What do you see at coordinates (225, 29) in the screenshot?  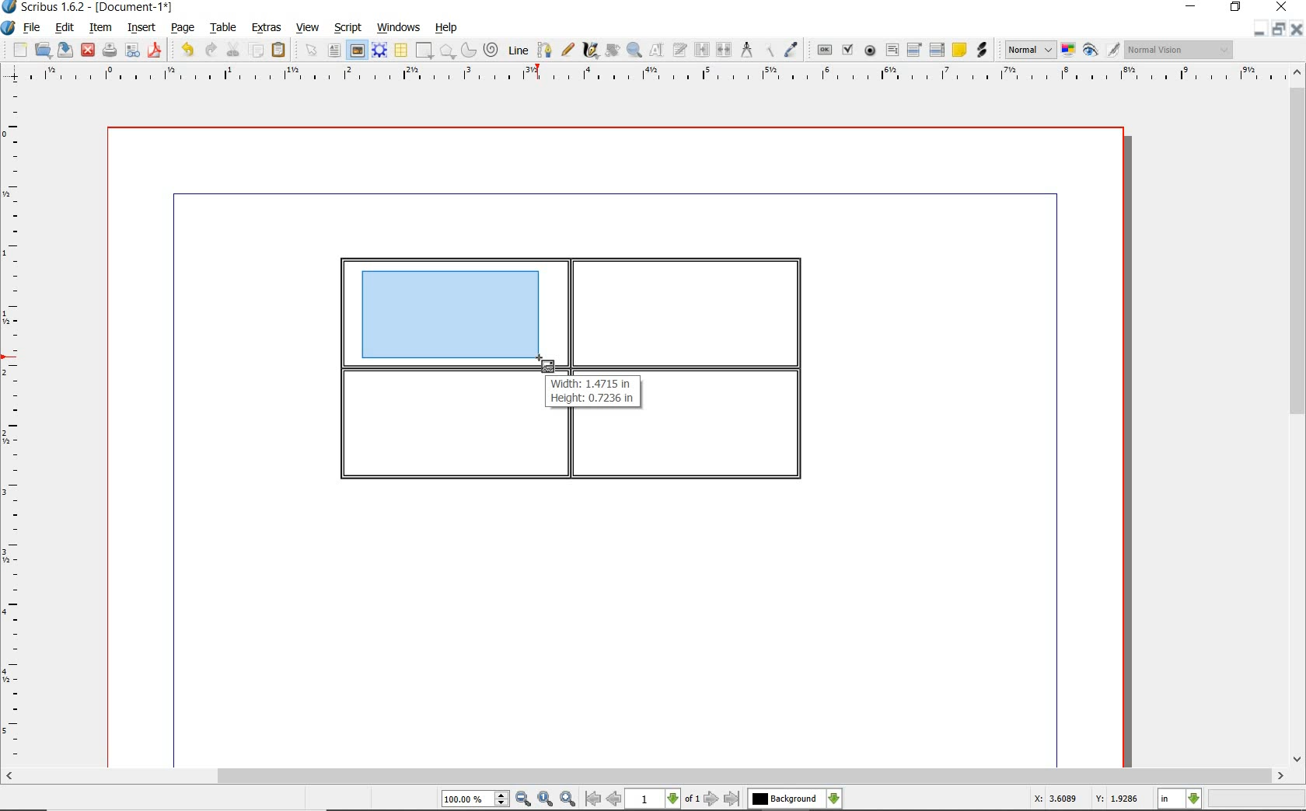 I see `table` at bounding box center [225, 29].